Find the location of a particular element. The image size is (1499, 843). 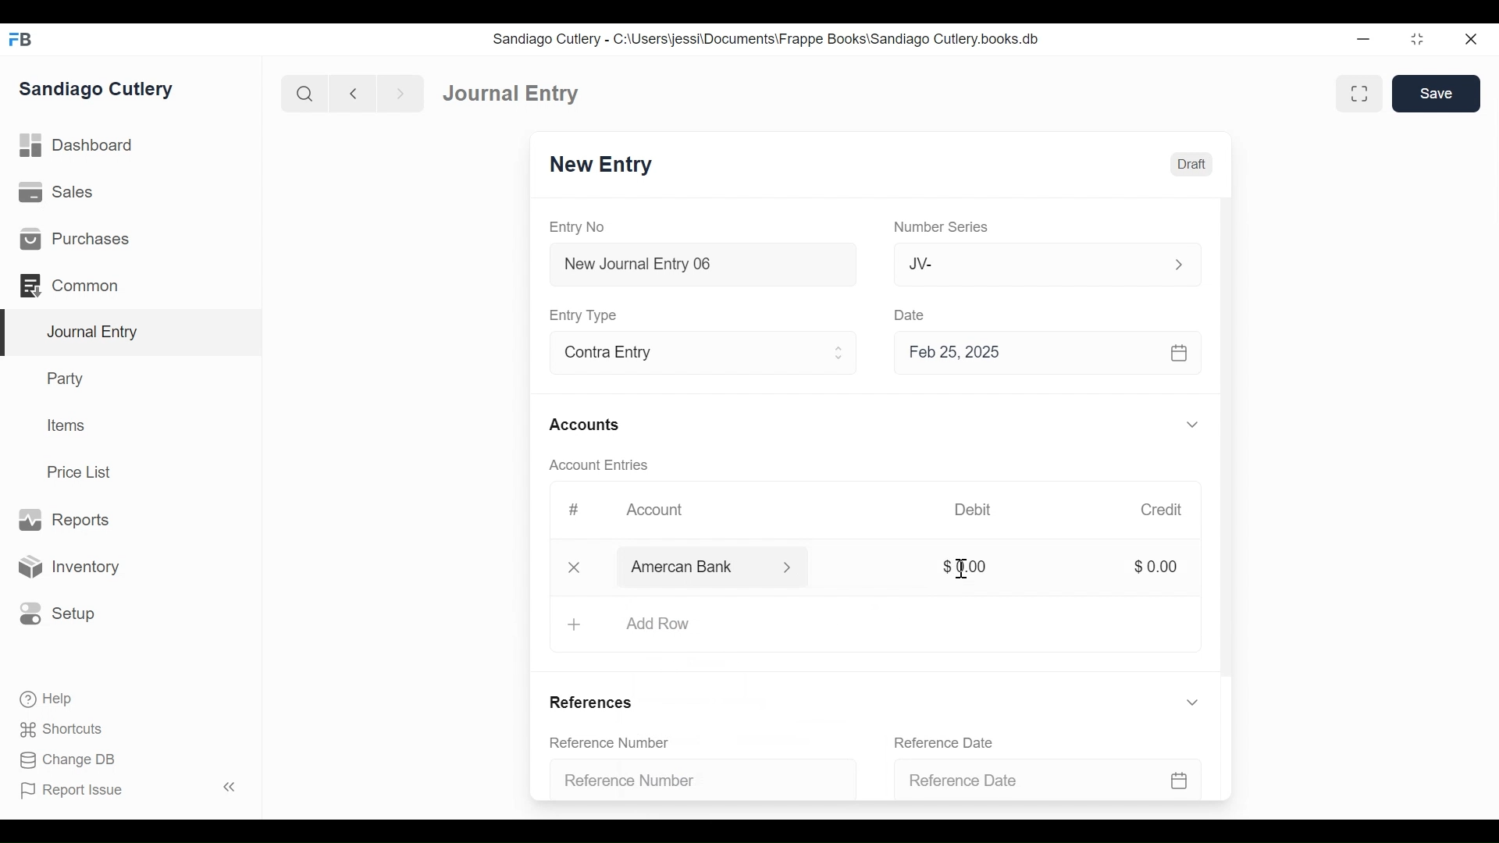

Accounts is located at coordinates (589, 426).